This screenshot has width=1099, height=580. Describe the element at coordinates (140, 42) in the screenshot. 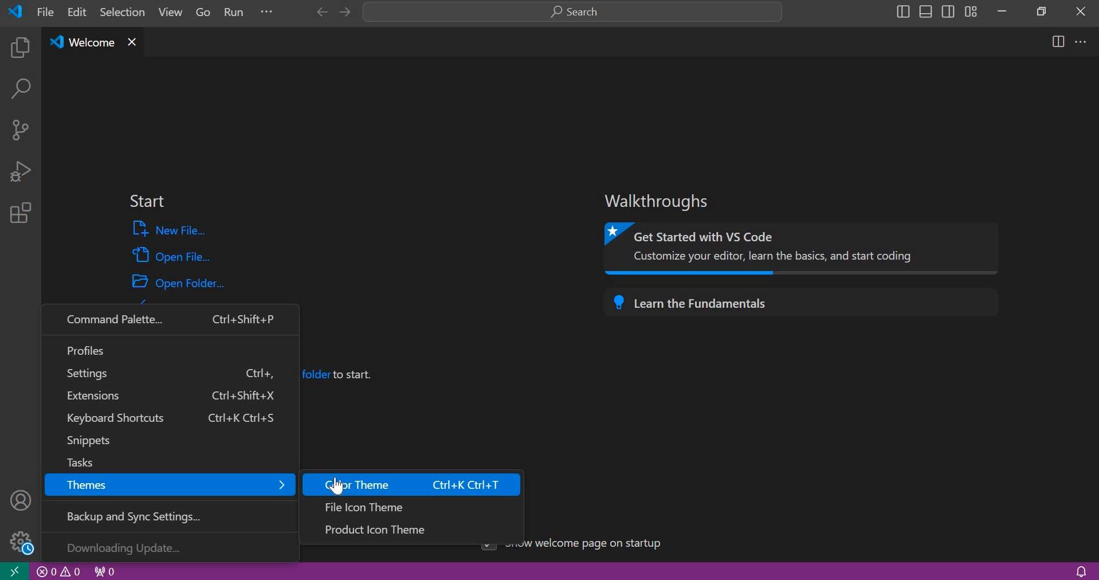

I see `close tab` at that location.